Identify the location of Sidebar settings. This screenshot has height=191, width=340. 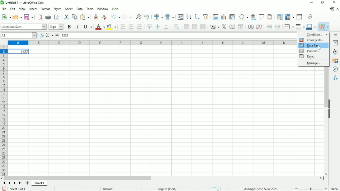
(336, 35).